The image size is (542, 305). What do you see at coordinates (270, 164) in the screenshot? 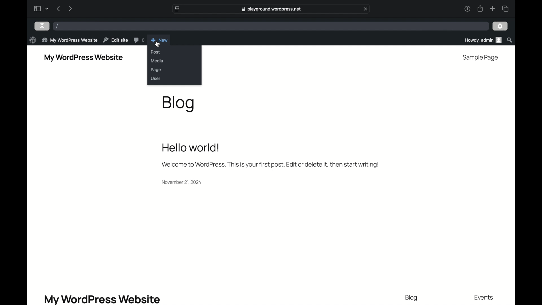
I see `welcome message` at bounding box center [270, 164].